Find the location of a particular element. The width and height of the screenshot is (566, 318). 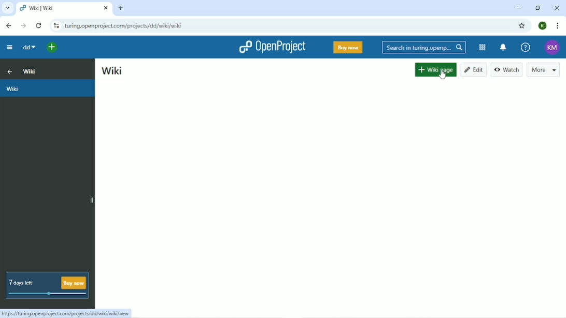

Back is located at coordinates (8, 25).